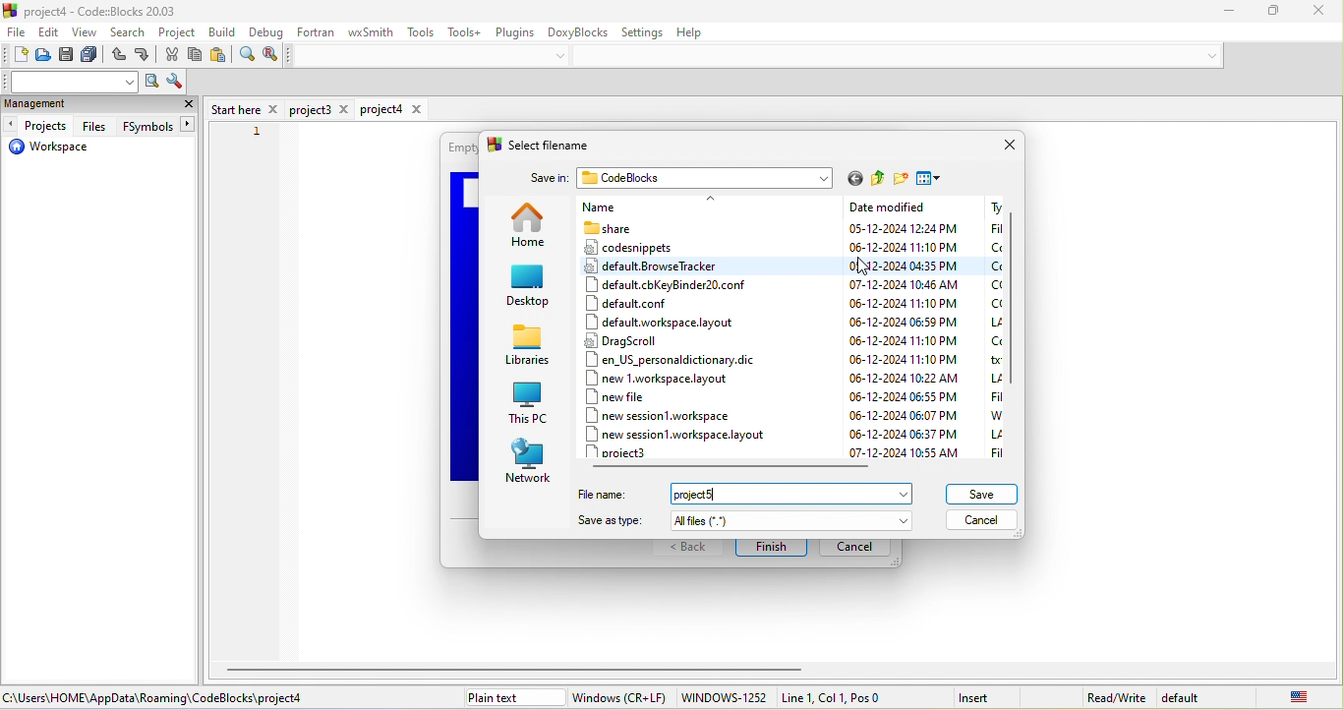 The image size is (1343, 710). What do you see at coordinates (689, 435) in the screenshot?
I see `new session 1 workspace layout` at bounding box center [689, 435].